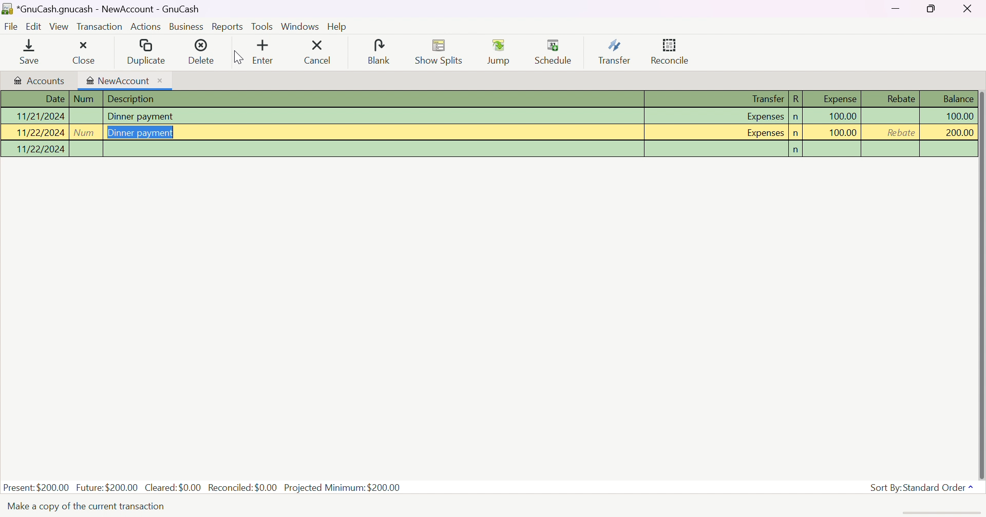  Describe the element at coordinates (317, 52) in the screenshot. I see `Cancel` at that location.